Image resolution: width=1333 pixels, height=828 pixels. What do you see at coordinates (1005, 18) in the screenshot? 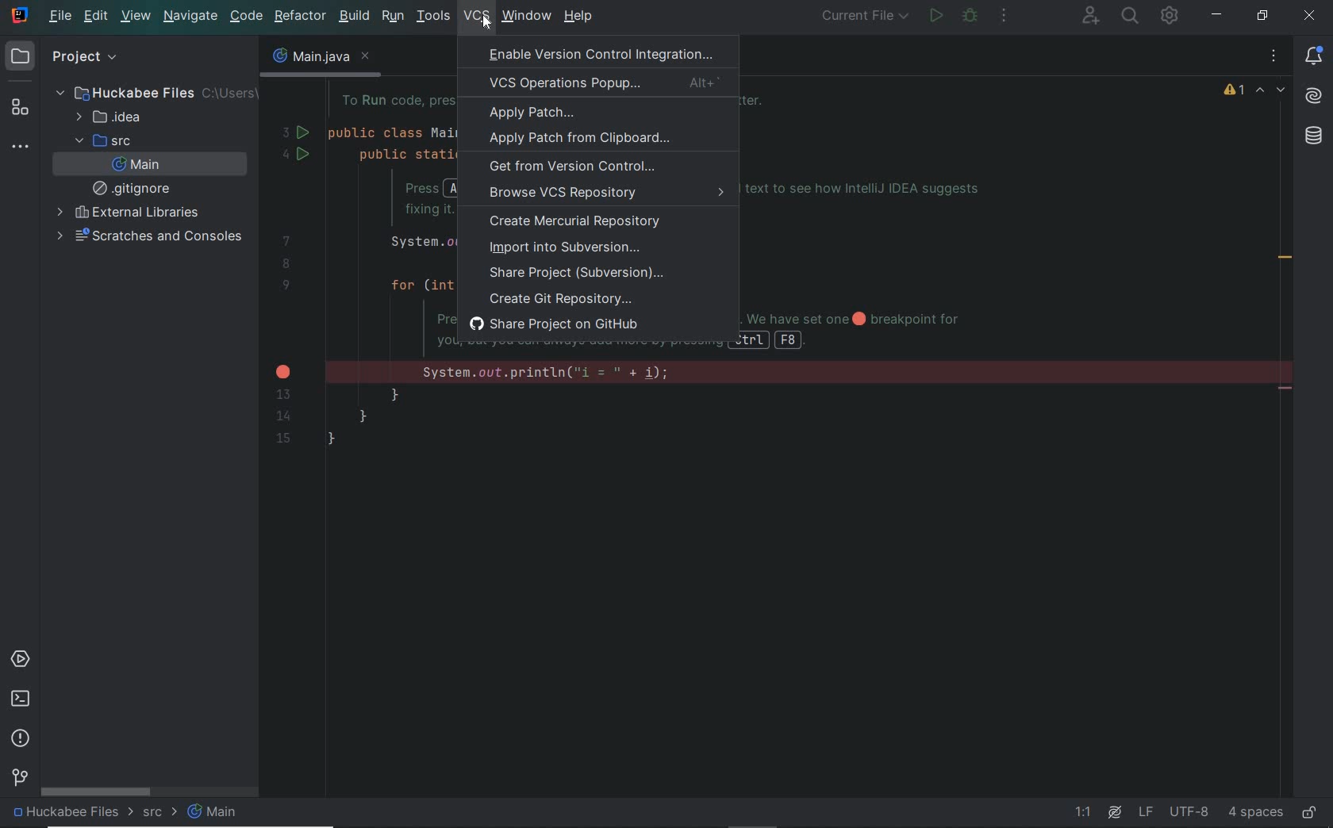
I see `More actions` at bounding box center [1005, 18].